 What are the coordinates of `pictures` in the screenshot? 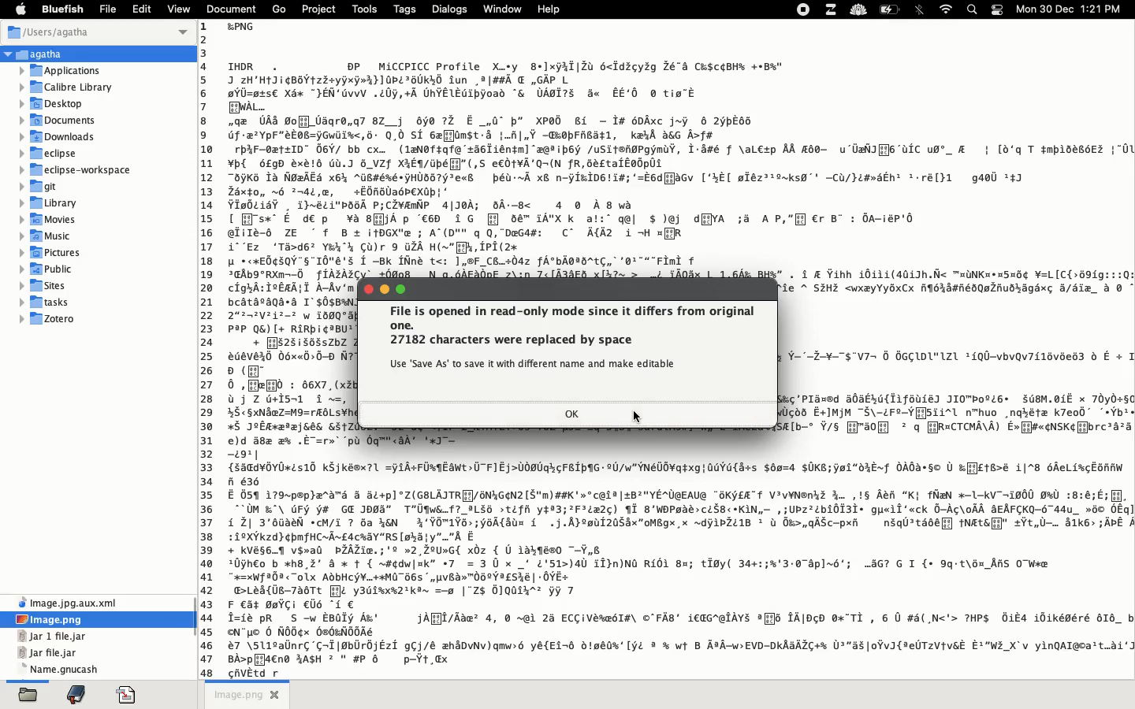 It's located at (52, 251).